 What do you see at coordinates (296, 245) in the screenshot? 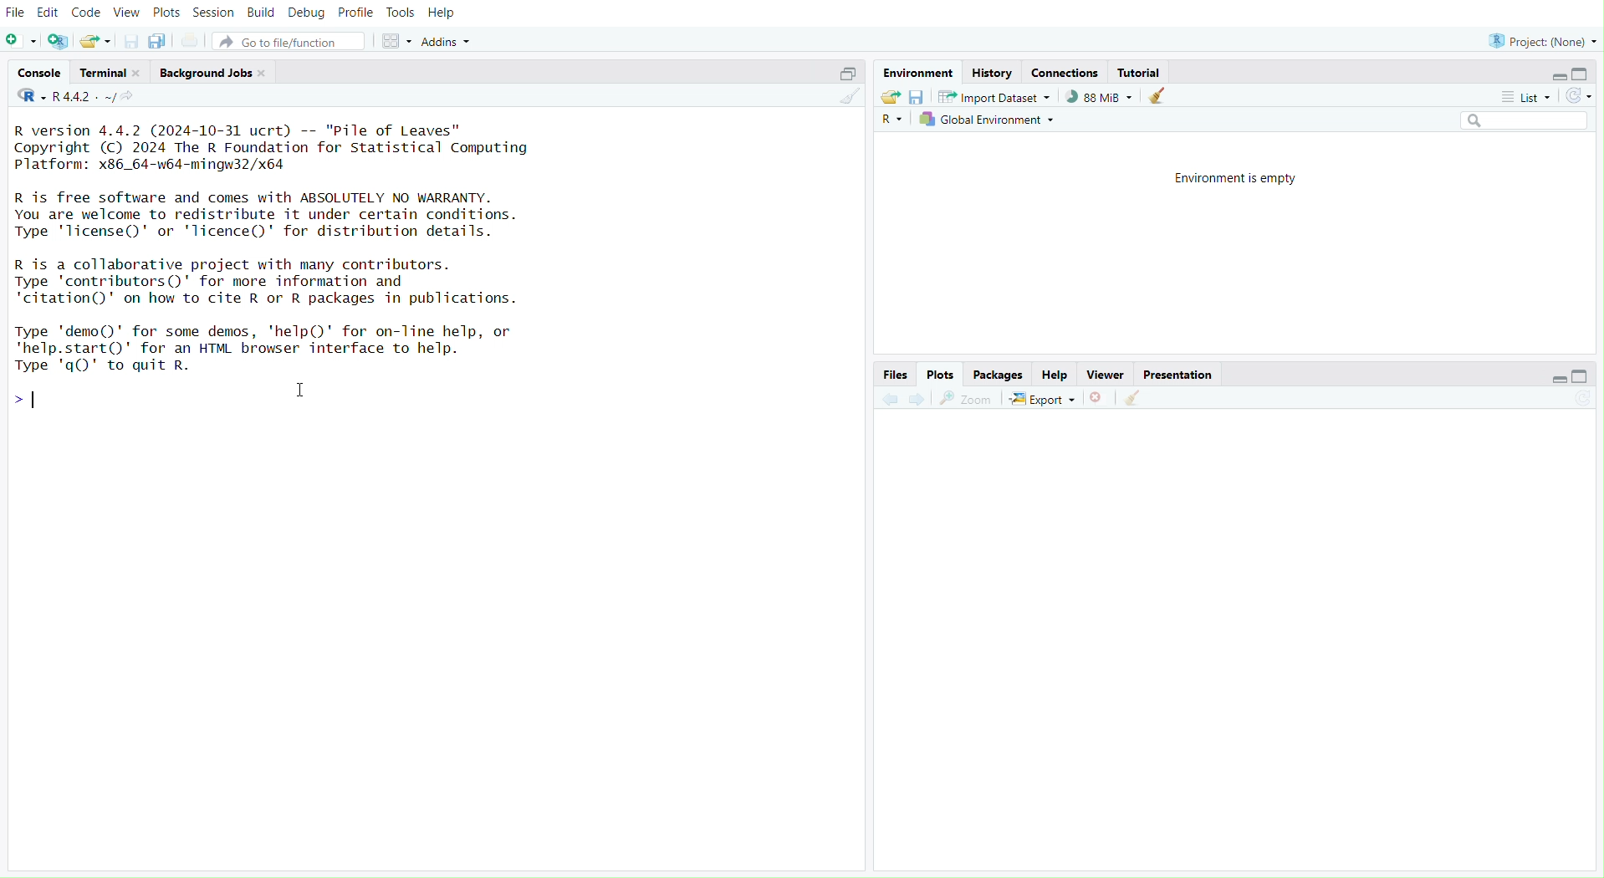
I see `R version 4.4.2 (2024-10-31 ucrt) -- "Pile of Leaves”
Copyright (C) 2024 The R Foundation for Statistical Computing
Platform: x86_64-w64-mingw32/x64

R is free software and comes with ABSOLUTELY NO WARRANTY.
You are welcome to redistribute it under certain conditions.
Type 'license()' or 'licence()' for distribution details.

R is a collaborative project with many contributors.

Type 'contributors()' for more information and

‘citation()' on how to cite R or R packages in publications.
Type 'demo()' for some demos, 'help()' for on-line help, or
'help.start()' for an HTML browser interface to help.

Type 'qQ)' to quit R.

NY I` at bounding box center [296, 245].